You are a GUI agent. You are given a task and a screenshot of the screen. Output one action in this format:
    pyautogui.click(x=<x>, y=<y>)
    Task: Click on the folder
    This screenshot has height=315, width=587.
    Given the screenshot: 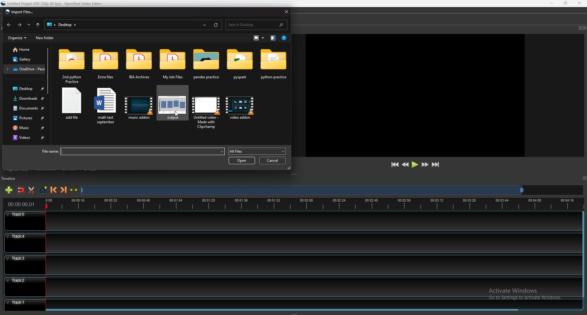 What is the action you would take?
    pyautogui.click(x=72, y=65)
    